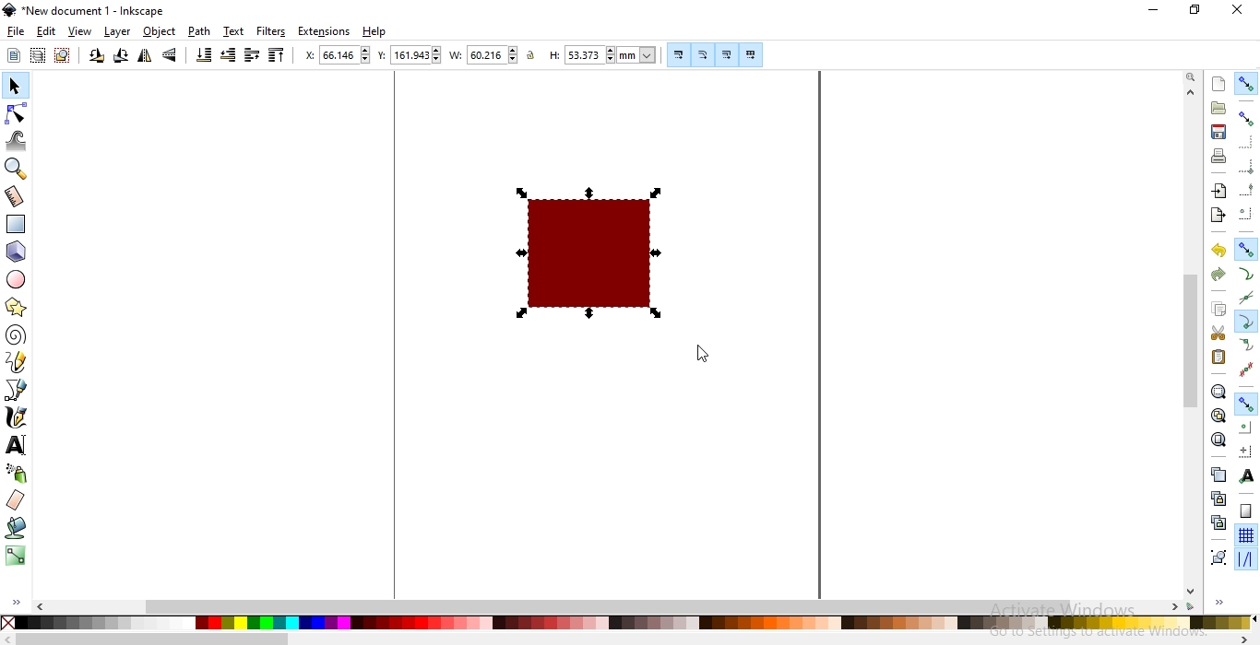  What do you see at coordinates (1247, 169) in the screenshot?
I see `snap bounding box corners` at bounding box center [1247, 169].